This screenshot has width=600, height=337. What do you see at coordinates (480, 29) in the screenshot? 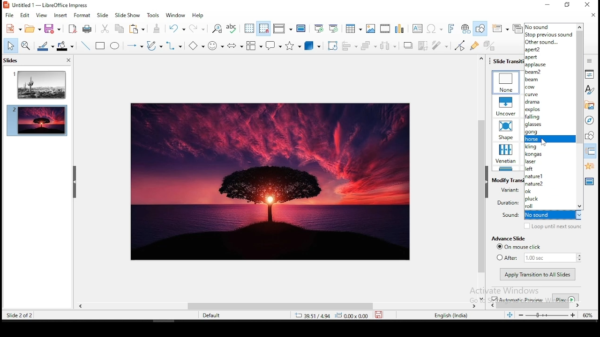
I see `show draw functions` at bounding box center [480, 29].